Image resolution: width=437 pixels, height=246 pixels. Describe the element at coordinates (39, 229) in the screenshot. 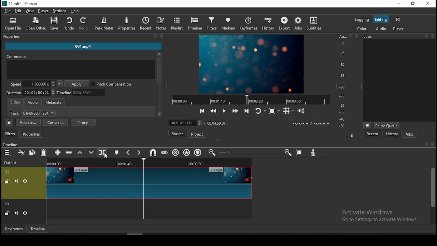

I see `timeline` at that location.